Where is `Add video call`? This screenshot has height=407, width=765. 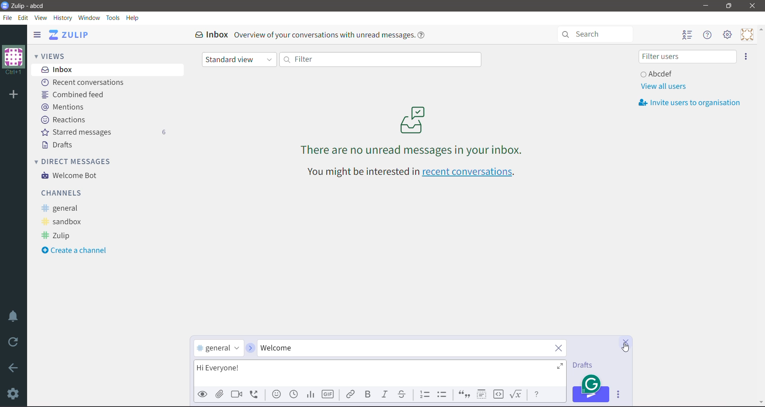
Add video call is located at coordinates (236, 394).